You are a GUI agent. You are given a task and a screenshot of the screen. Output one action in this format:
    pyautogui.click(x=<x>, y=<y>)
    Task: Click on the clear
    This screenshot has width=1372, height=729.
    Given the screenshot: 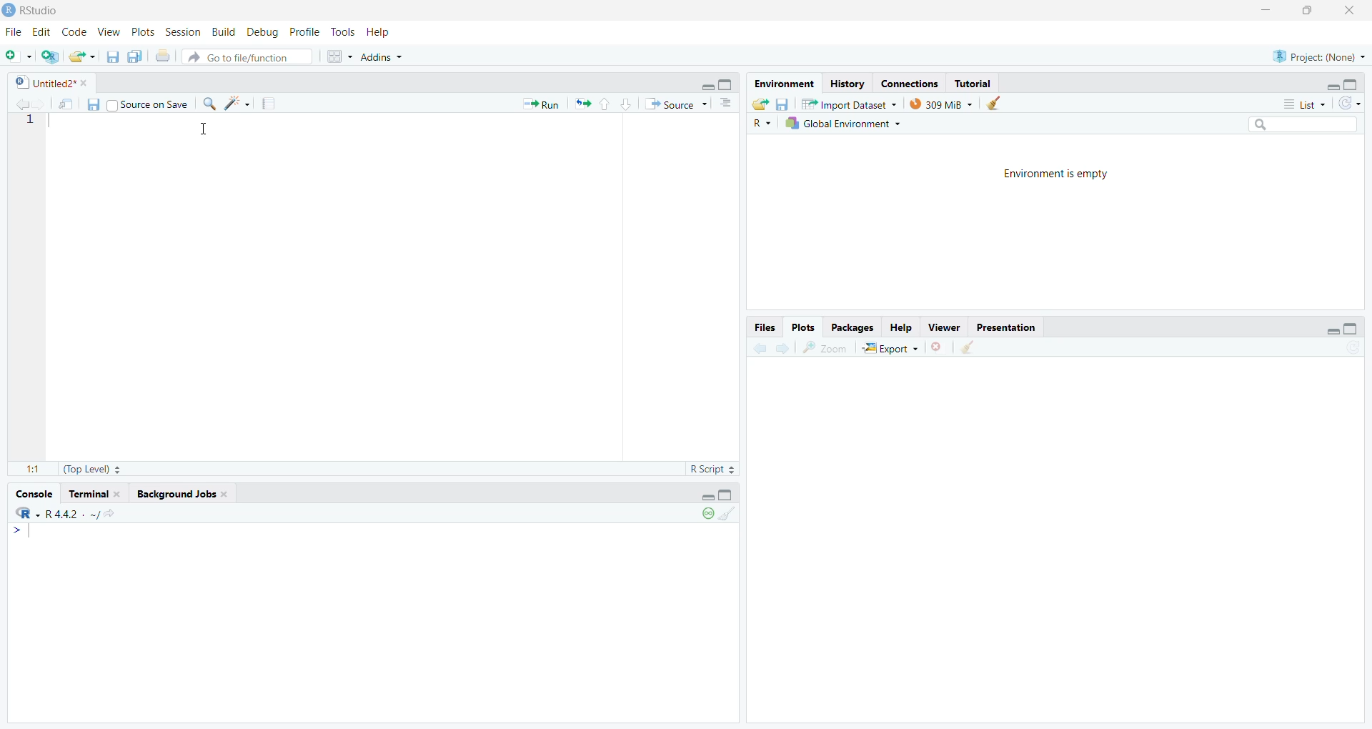 What is the action you would take?
    pyautogui.click(x=730, y=515)
    